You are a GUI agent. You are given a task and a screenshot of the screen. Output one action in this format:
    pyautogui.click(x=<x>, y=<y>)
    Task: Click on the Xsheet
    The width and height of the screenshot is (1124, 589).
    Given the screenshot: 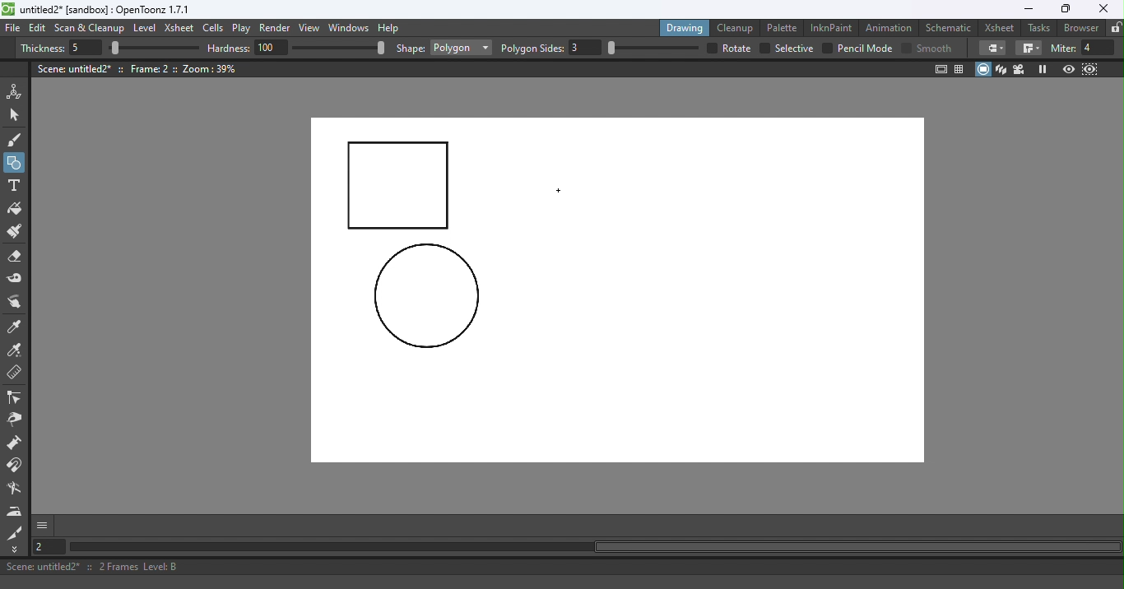 What is the action you would take?
    pyautogui.click(x=181, y=30)
    